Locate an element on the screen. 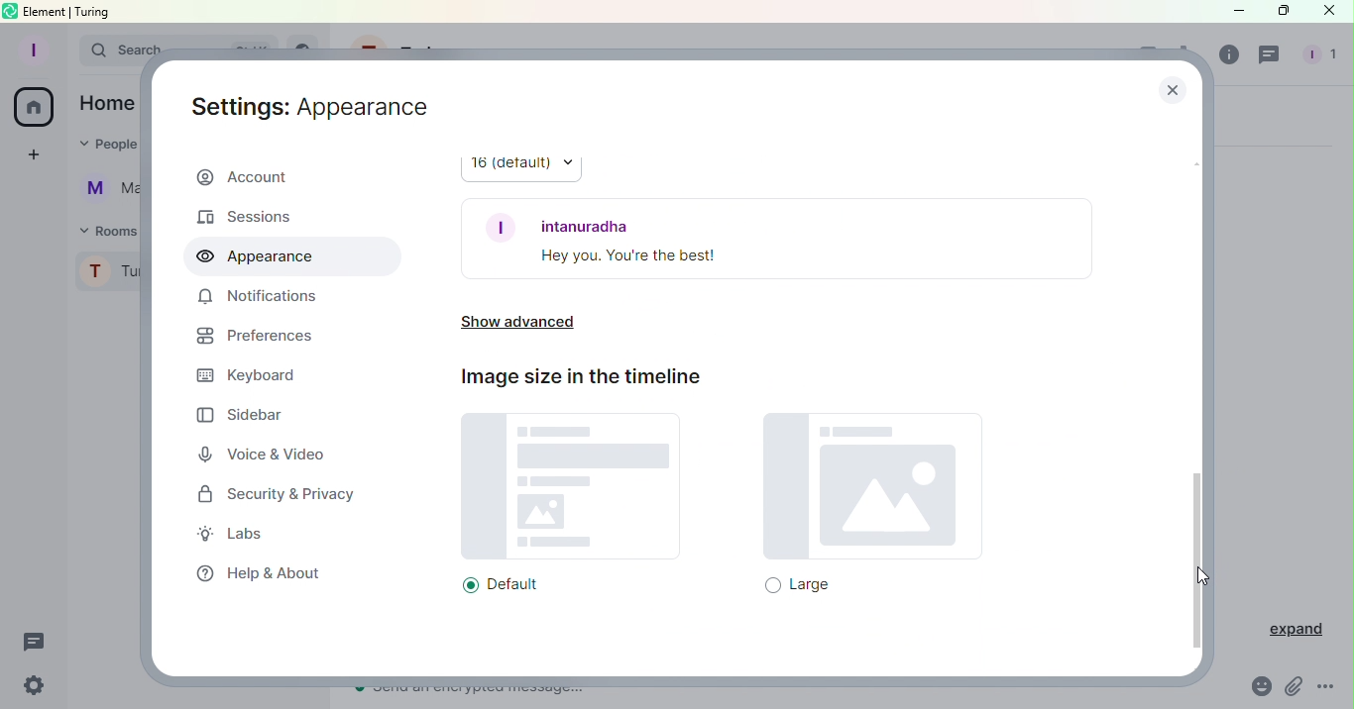 The height and width of the screenshot is (709, 1354). Threads is located at coordinates (1267, 57).